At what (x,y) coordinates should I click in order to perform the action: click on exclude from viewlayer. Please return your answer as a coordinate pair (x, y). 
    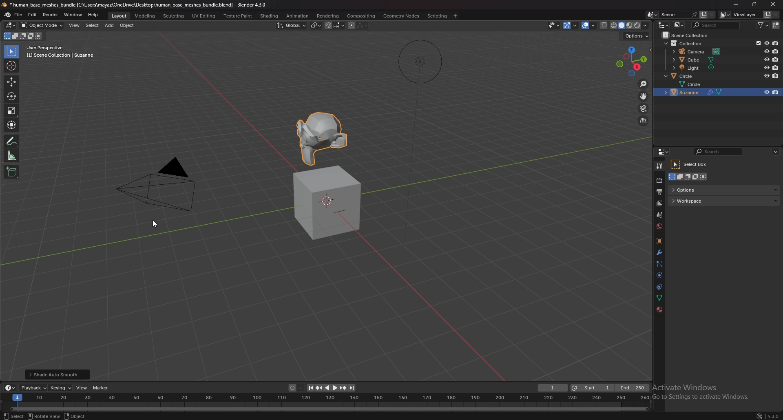
    Looking at the image, I should click on (756, 43).